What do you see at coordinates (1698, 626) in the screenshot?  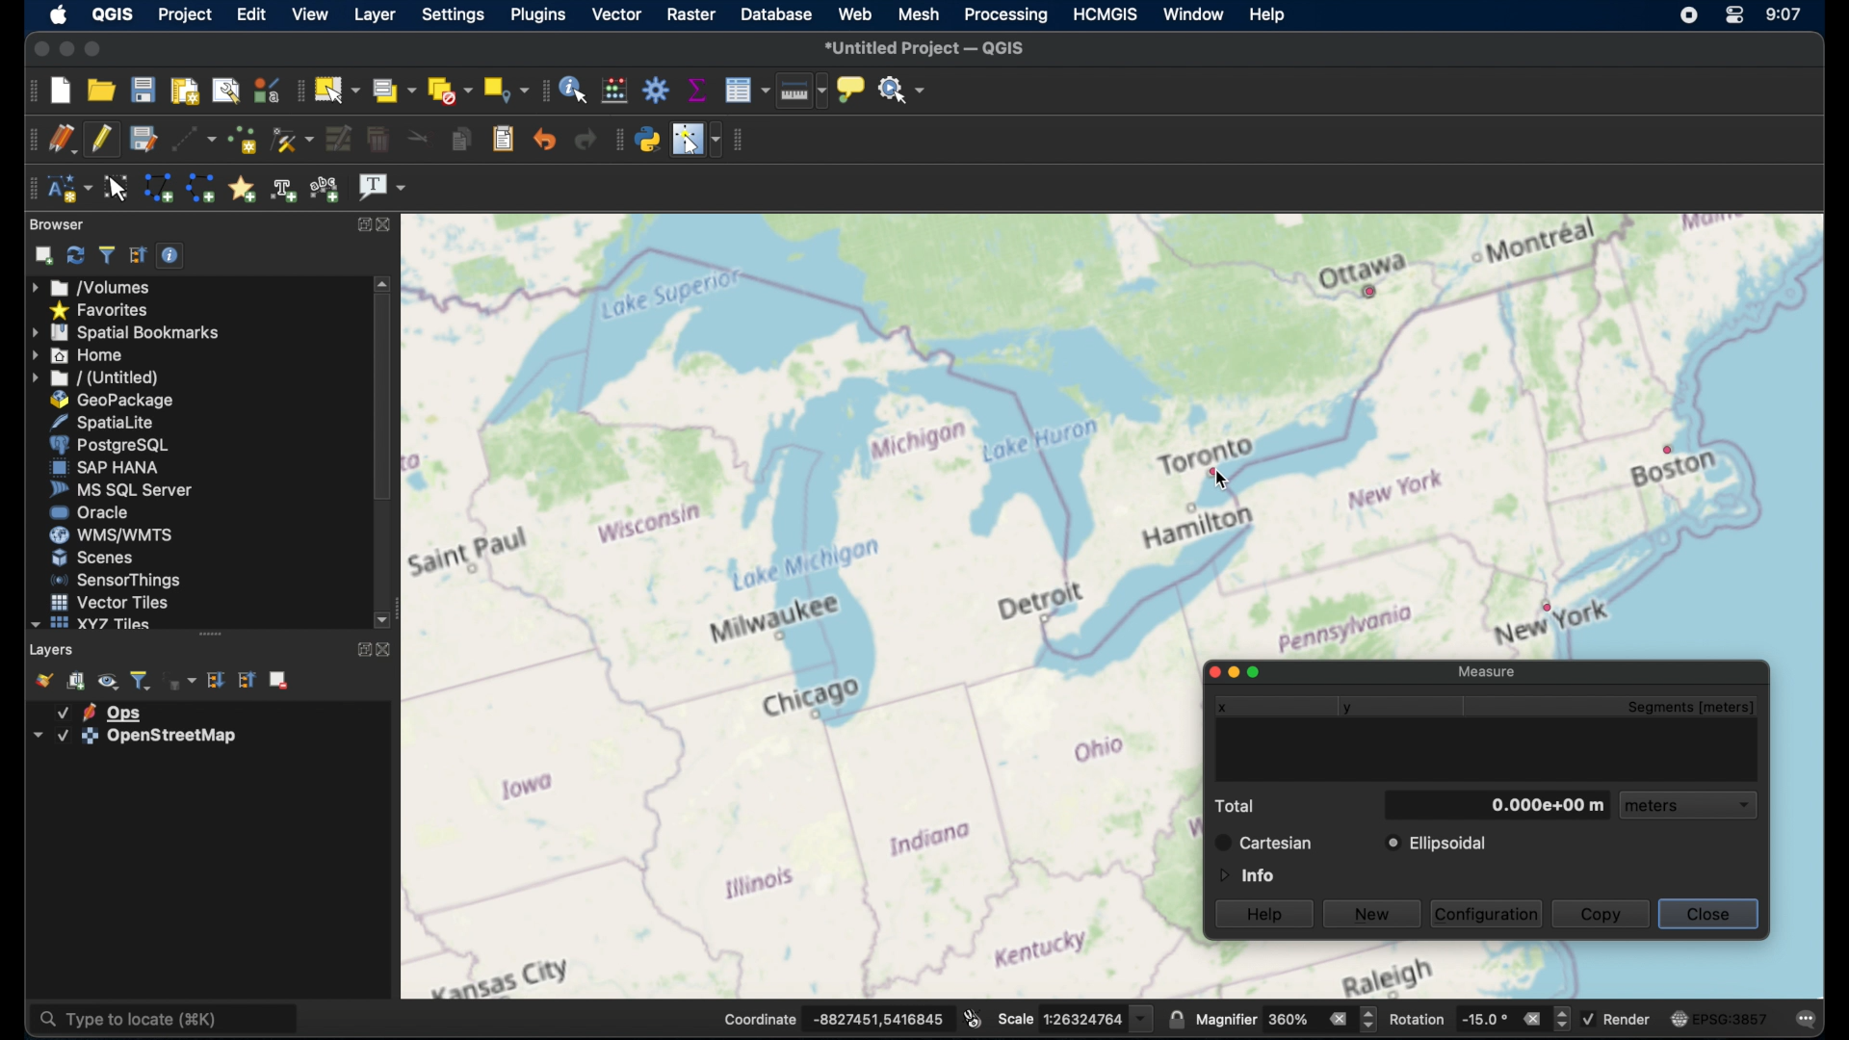 I see `open street map` at bounding box center [1698, 626].